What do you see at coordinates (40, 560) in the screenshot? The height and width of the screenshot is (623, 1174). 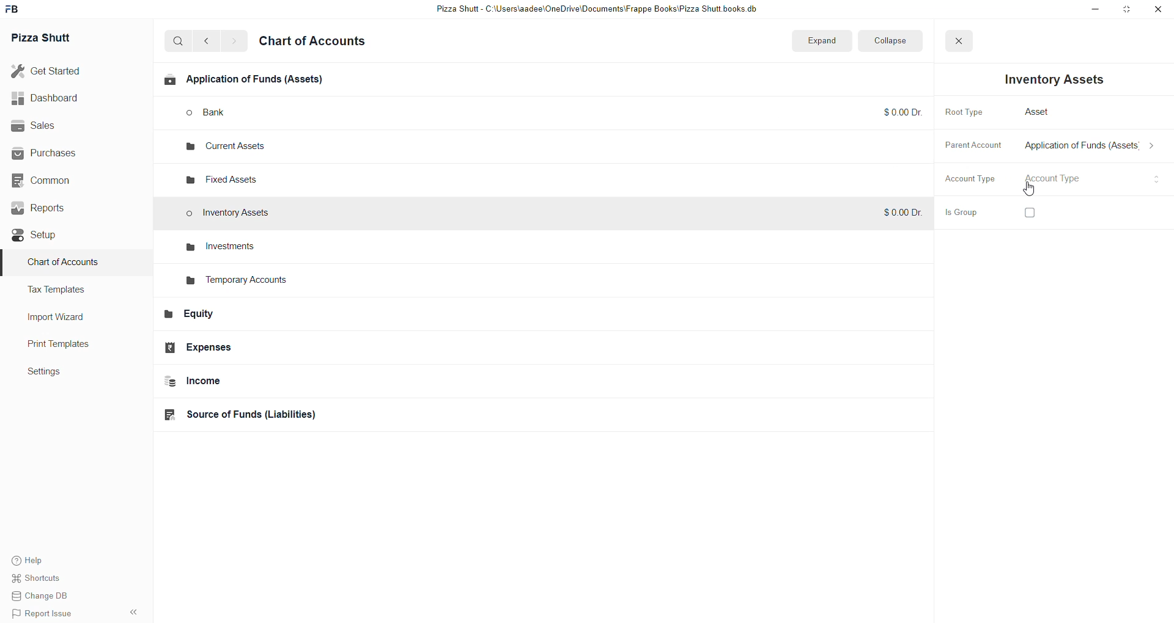 I see `help` at bounding box center [40, 560].